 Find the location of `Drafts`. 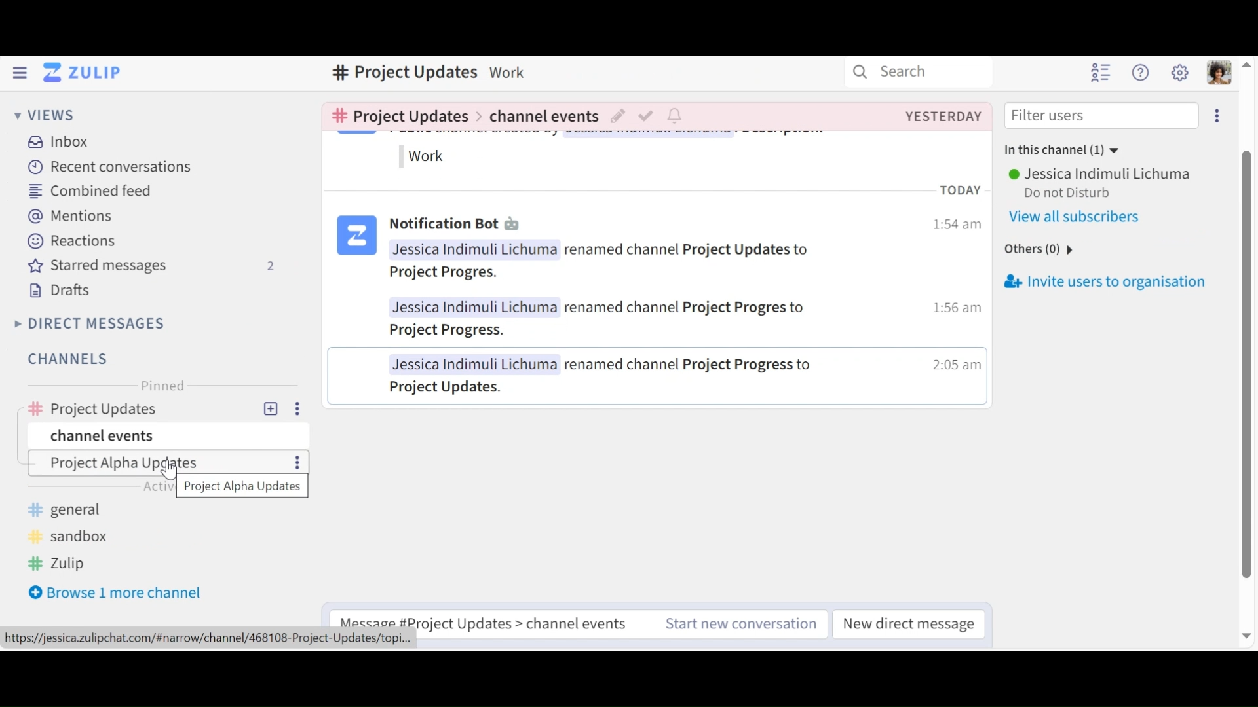

Drafts is located at coordinates (60, 291).